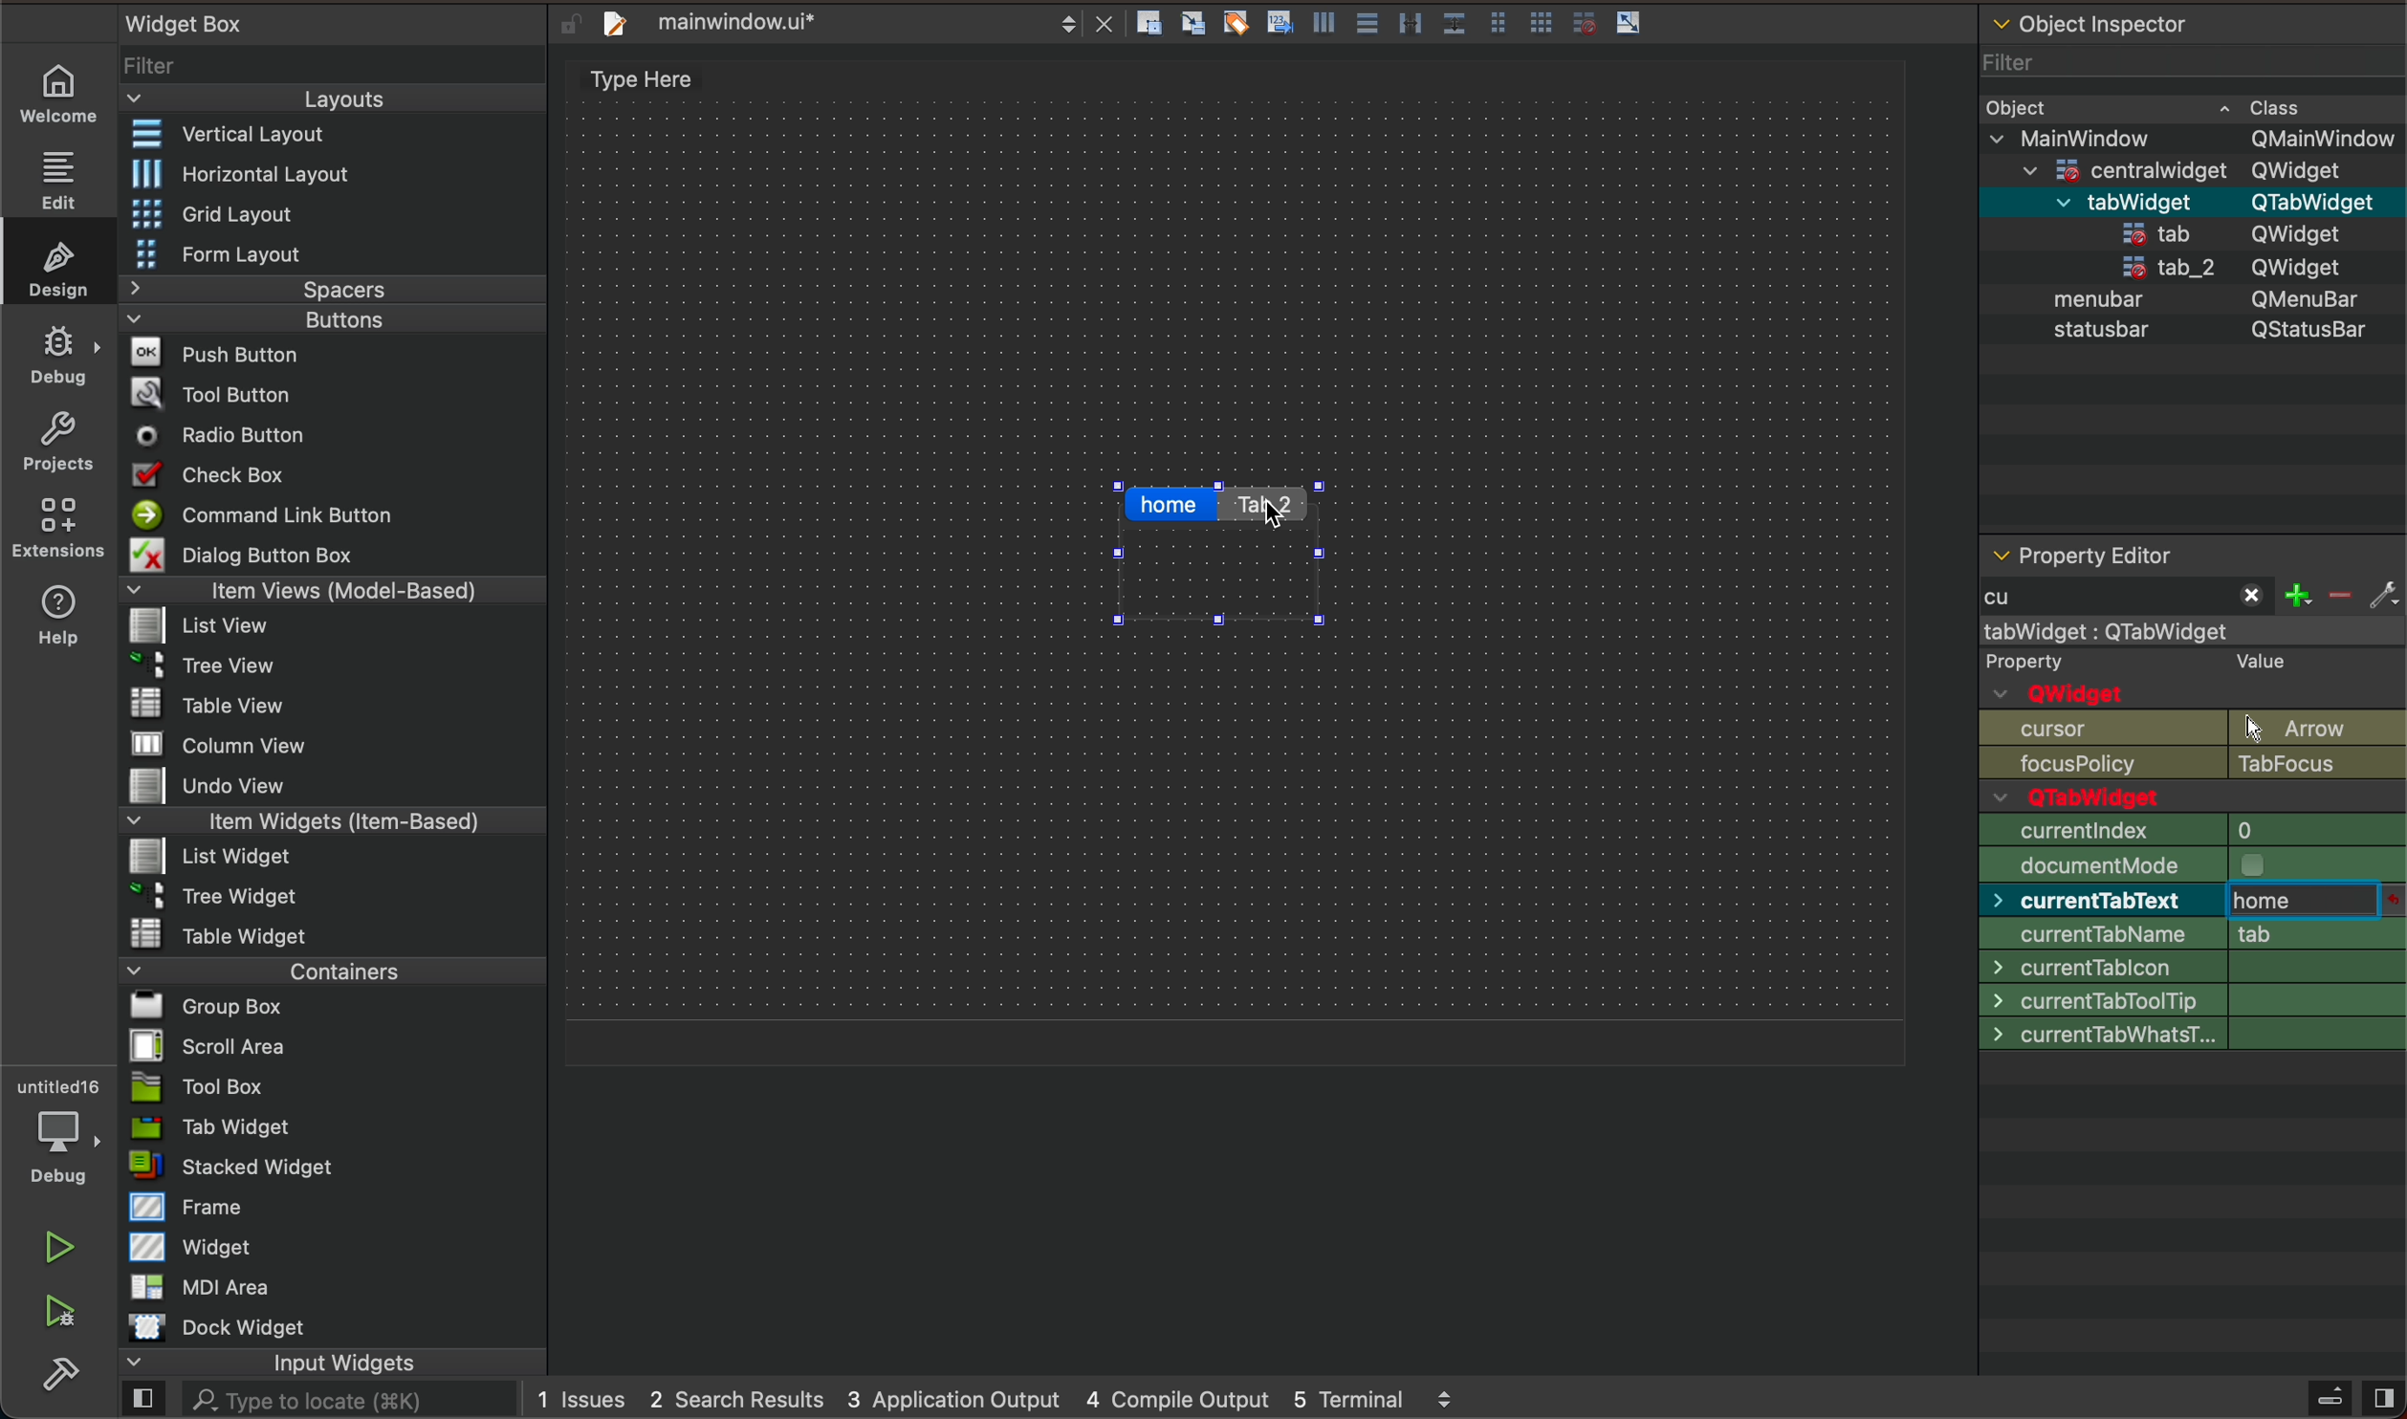 The image size is (2407, 1419). What do you see at coordinates (227, 1083) in the screenshot?
I see `Tool Box` at bounding box center [227, 1083].